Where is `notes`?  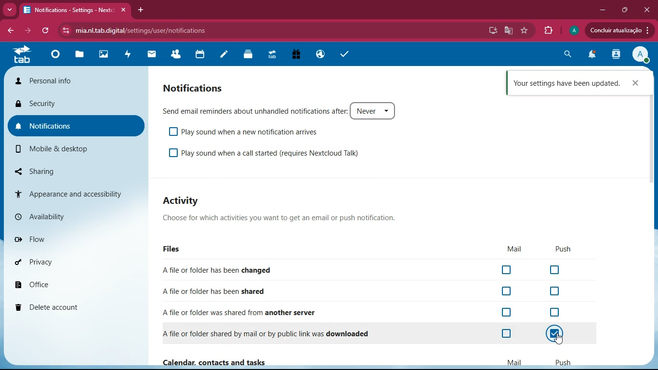 notes is located at coordinates (224, 56).